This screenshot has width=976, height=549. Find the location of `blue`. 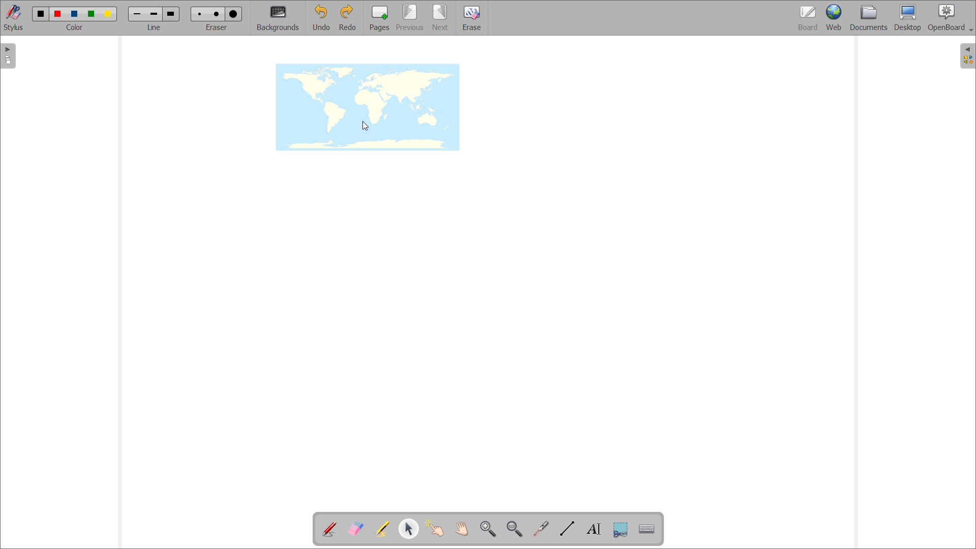

blue is located at coordinates (75, 14).